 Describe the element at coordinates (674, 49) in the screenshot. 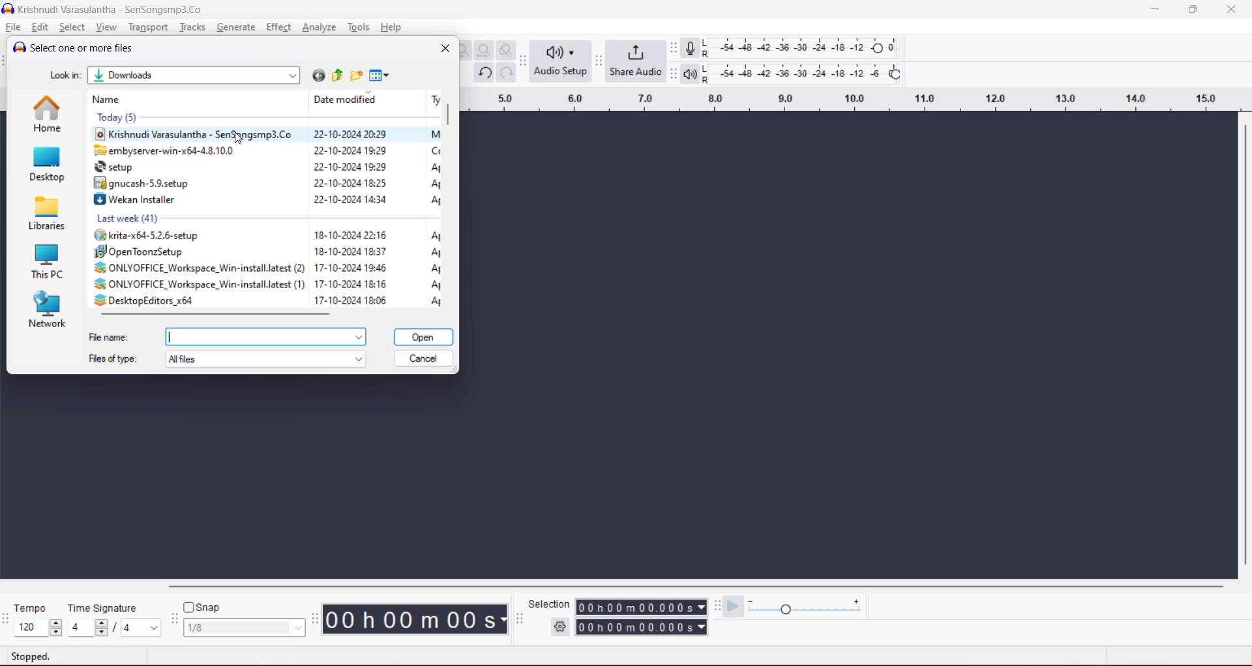

I see `recording meter tool bar` at that location.